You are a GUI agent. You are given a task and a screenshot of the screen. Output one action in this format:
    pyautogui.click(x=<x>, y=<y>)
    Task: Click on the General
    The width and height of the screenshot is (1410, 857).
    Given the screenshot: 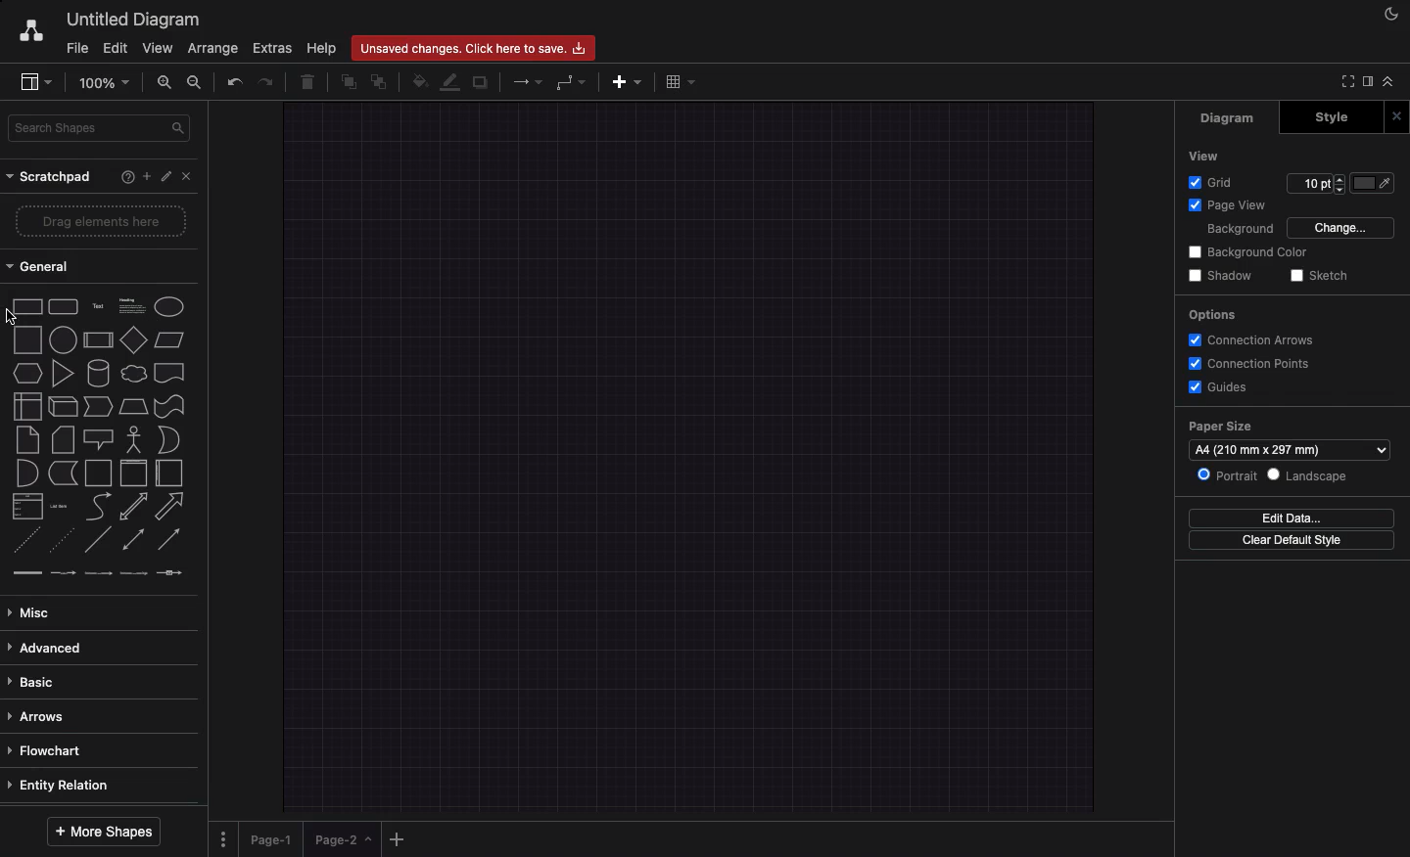 What is the action you would take?
    pyautogui.click(x=40, y=269)
    